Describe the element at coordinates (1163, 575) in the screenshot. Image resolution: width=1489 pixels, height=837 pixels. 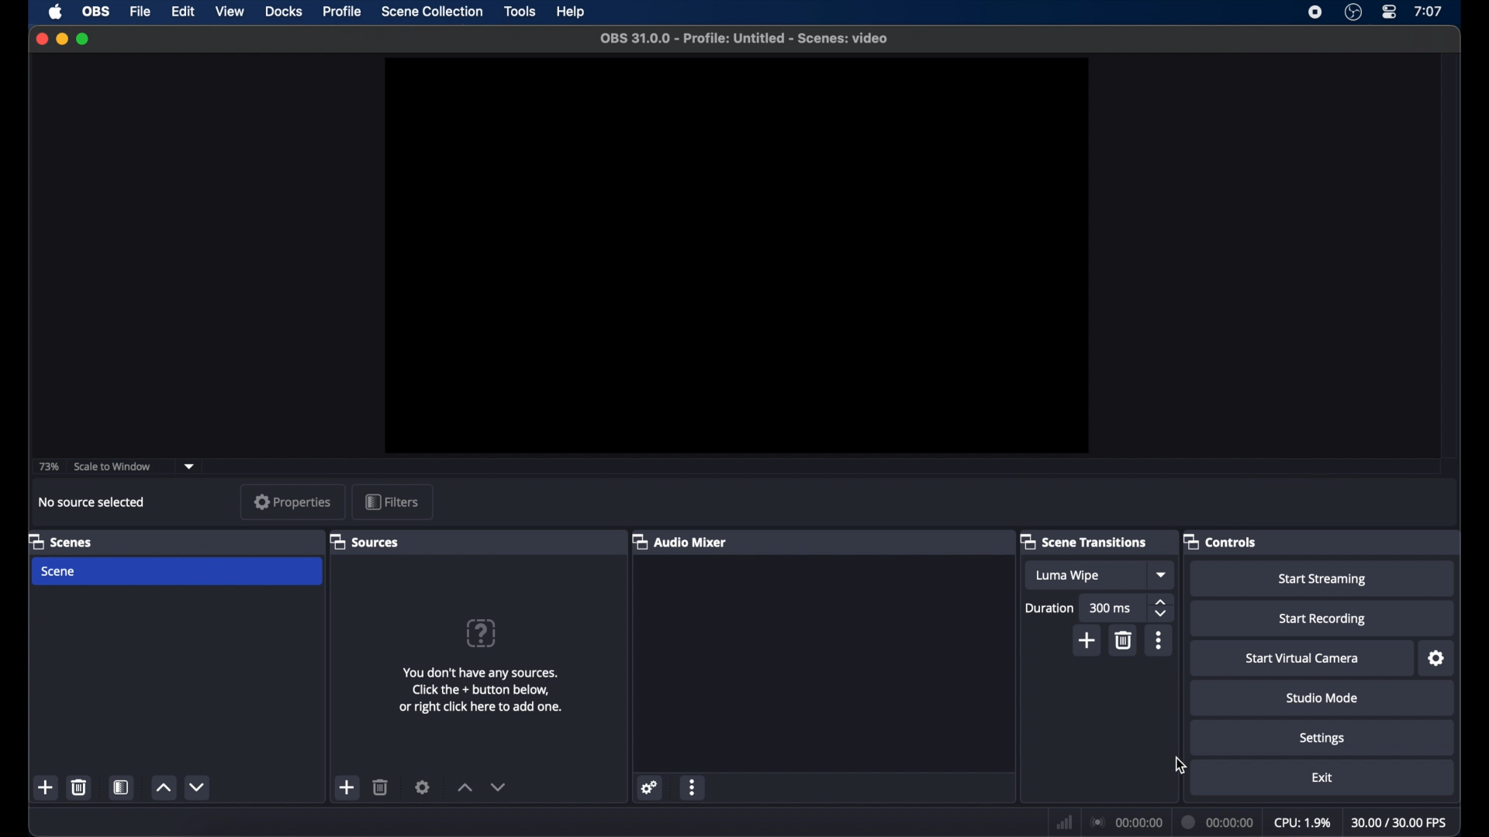
I see `dropdown` at that location.